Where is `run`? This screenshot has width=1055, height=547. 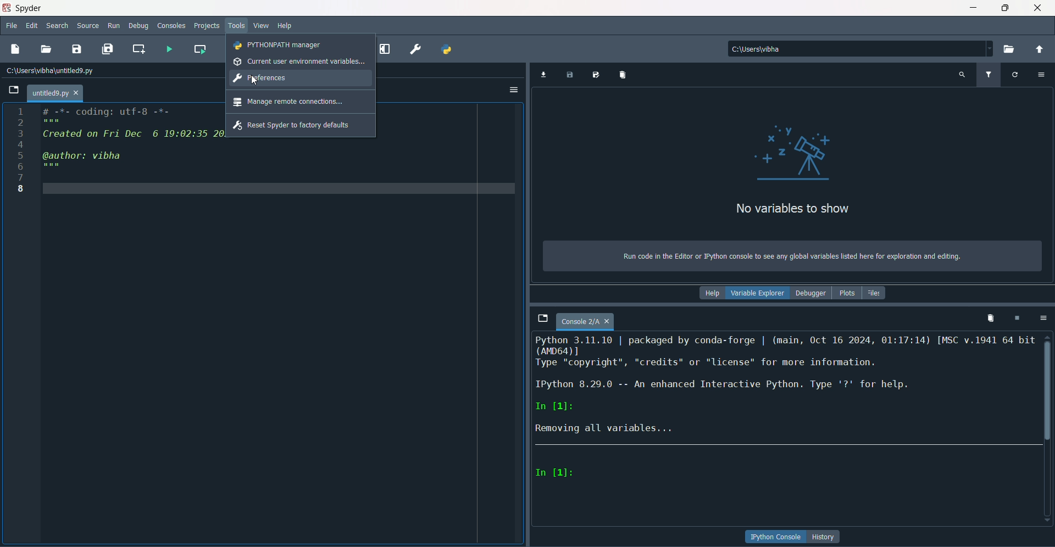 run is located at coordinates (114, 26).